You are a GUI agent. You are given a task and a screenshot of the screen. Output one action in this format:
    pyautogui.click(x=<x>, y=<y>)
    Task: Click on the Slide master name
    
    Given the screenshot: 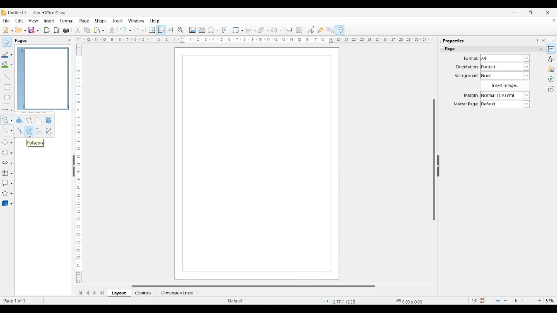 What is the action you would take?
    pyautogui.click(x=260, y=301)
    